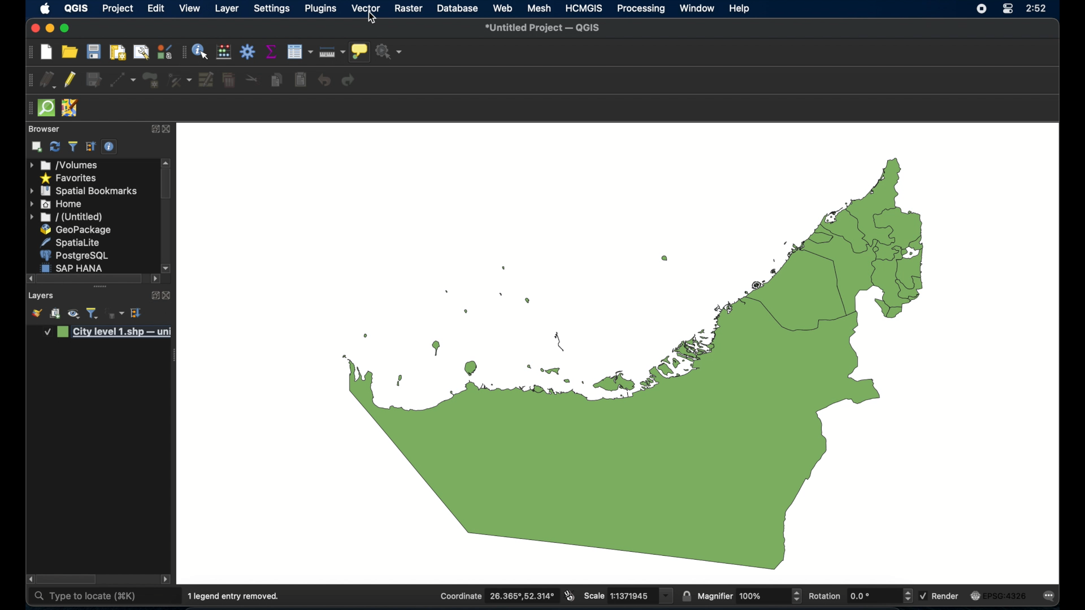  Describe the element at coordinates (300, 51) in the screenshot. I see `open attribute table` at that location.